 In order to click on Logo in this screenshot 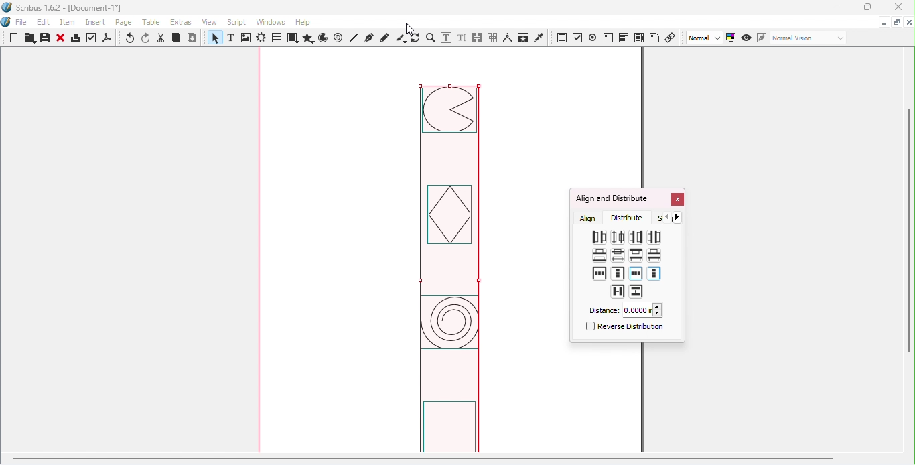, I will do `click(7, 23)`.